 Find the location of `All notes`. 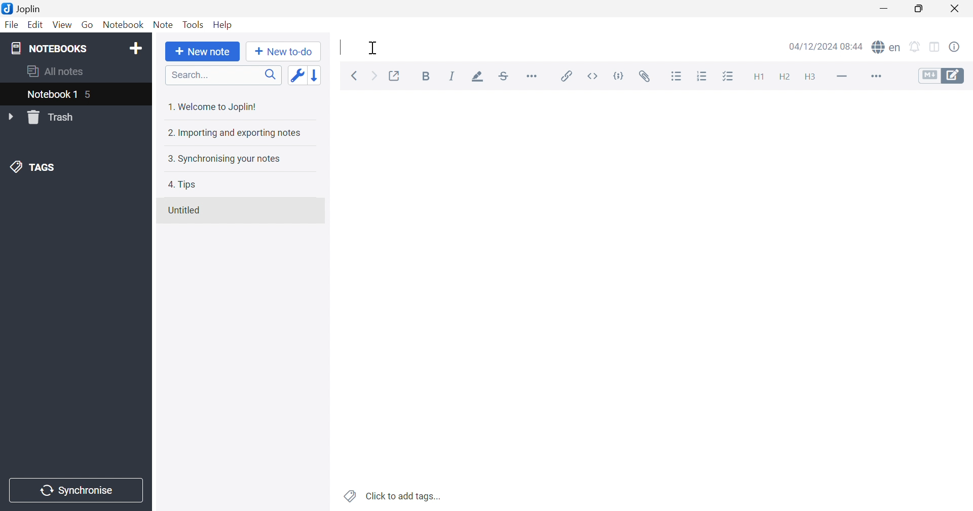

All notes is located at coordinates (56, 71).